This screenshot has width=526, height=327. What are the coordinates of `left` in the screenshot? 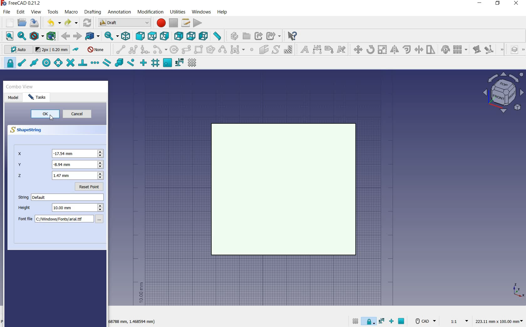 It's located at (205, 36).